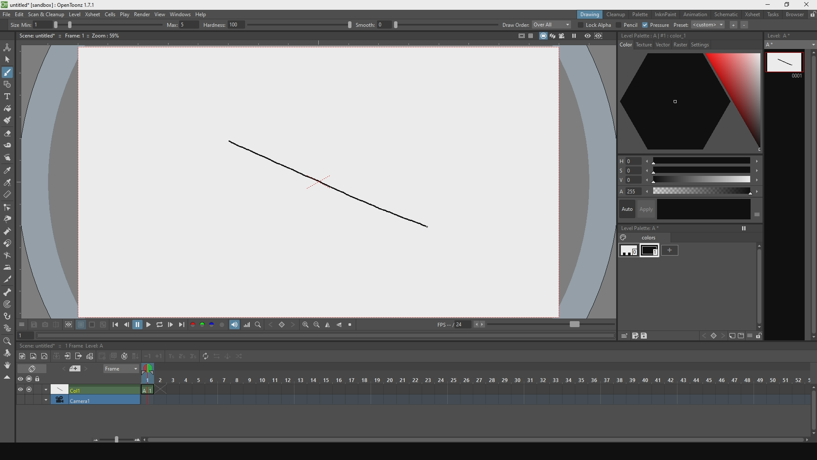  Describe the element at coordinates (426, 24) in the screenshot. I see `smooth` at that location.